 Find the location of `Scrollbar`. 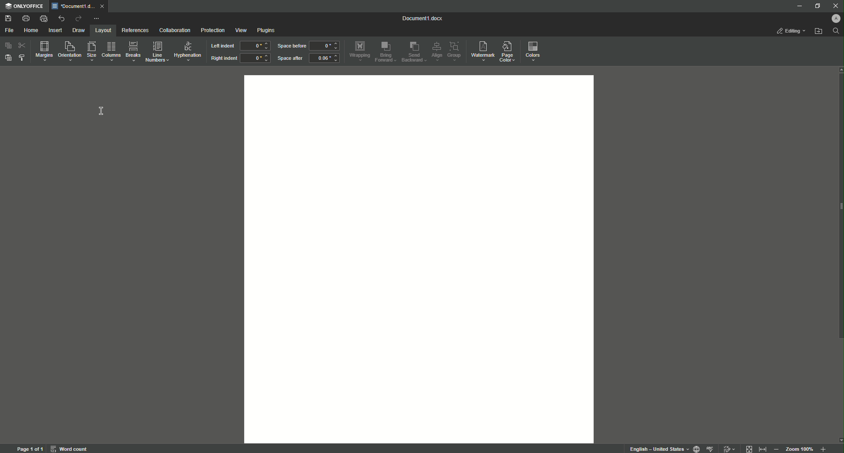

Scrollbar is located at coordinates (839, 217).